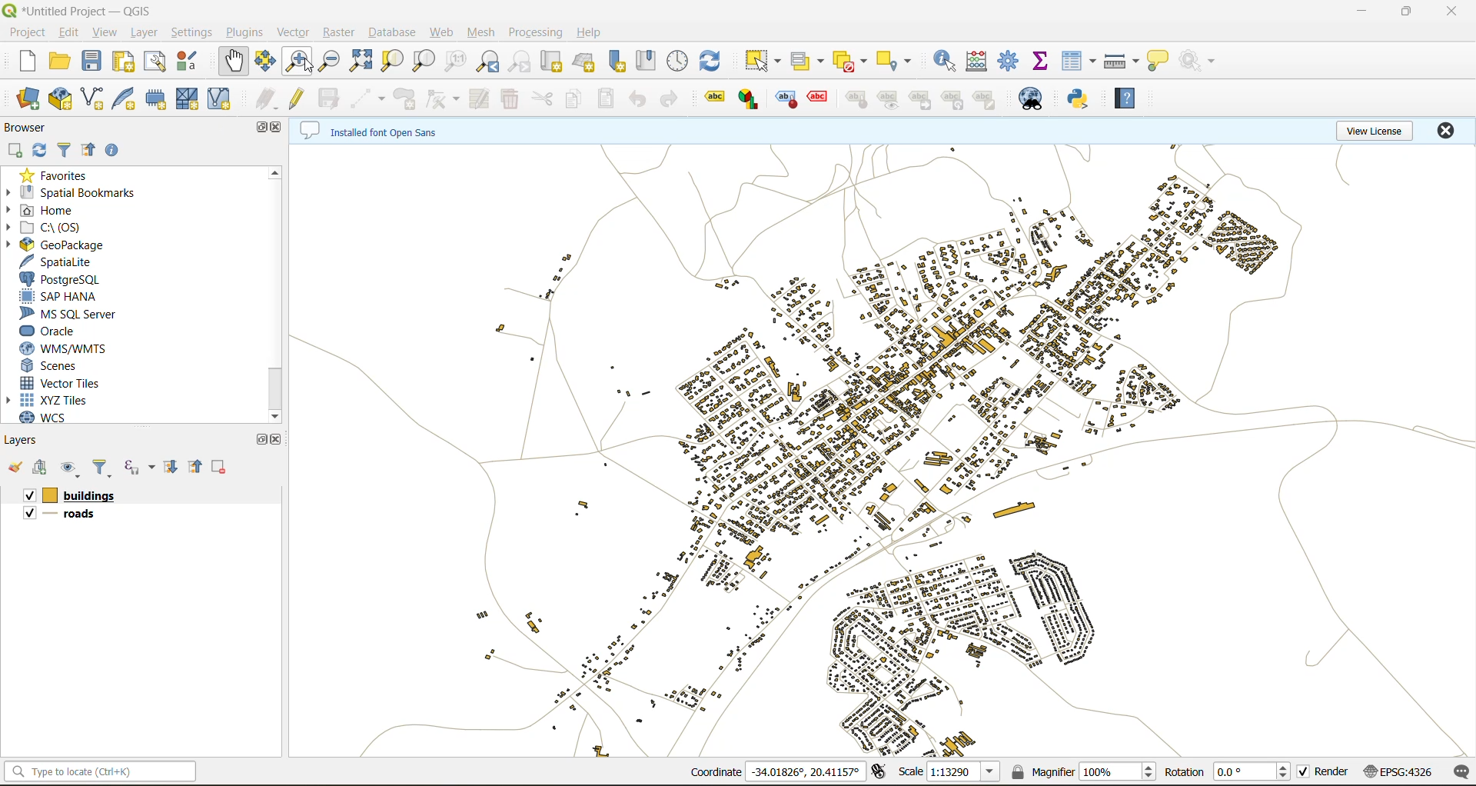 The height and width of the screenshot is (786, 1476). Describe the element at coordinates (478, 97) in the screenshot. I see `modify` at that location.